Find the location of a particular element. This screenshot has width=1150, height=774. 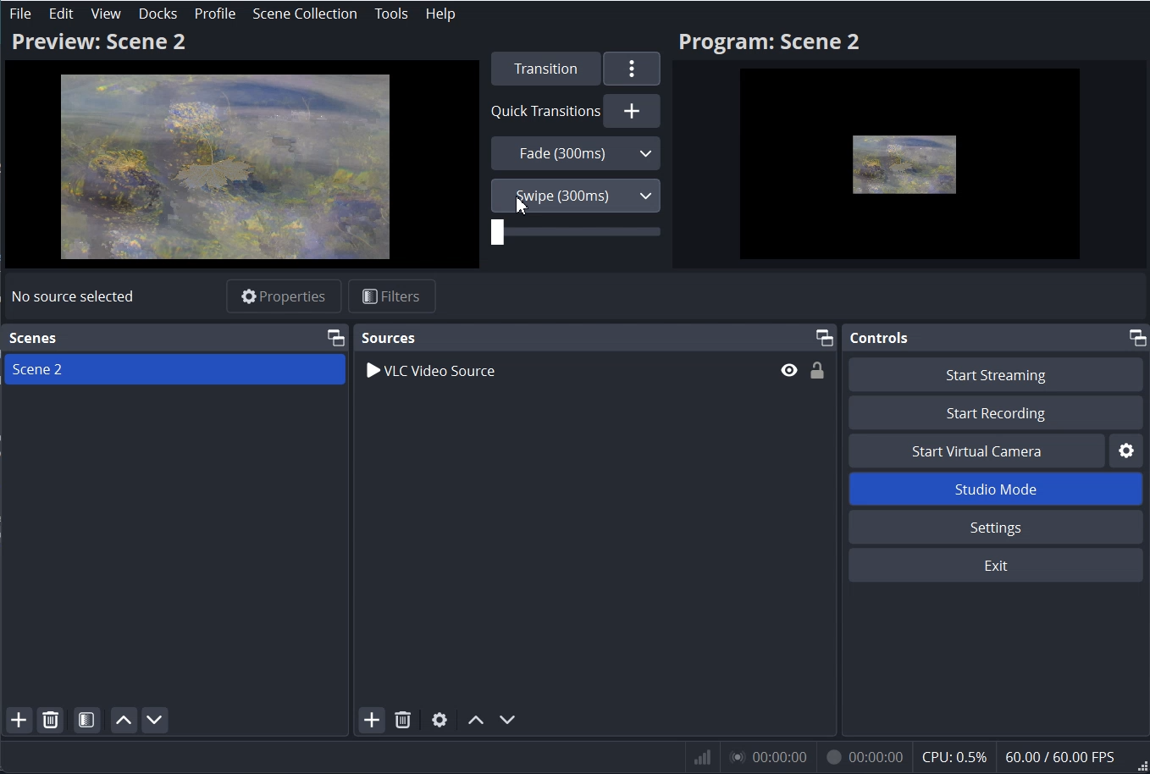

Scene Collection is located at coordinates (304, 14).